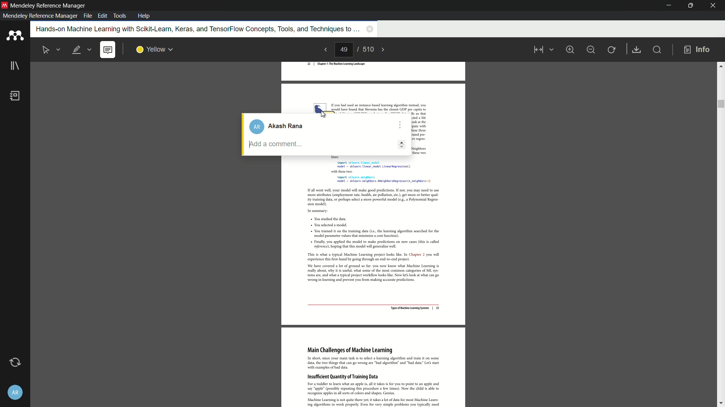 The width and height of the screenshot is (725, 407). Describe the element at coordinates (612, 49) in the screenshot. I see `refresh` at that location.